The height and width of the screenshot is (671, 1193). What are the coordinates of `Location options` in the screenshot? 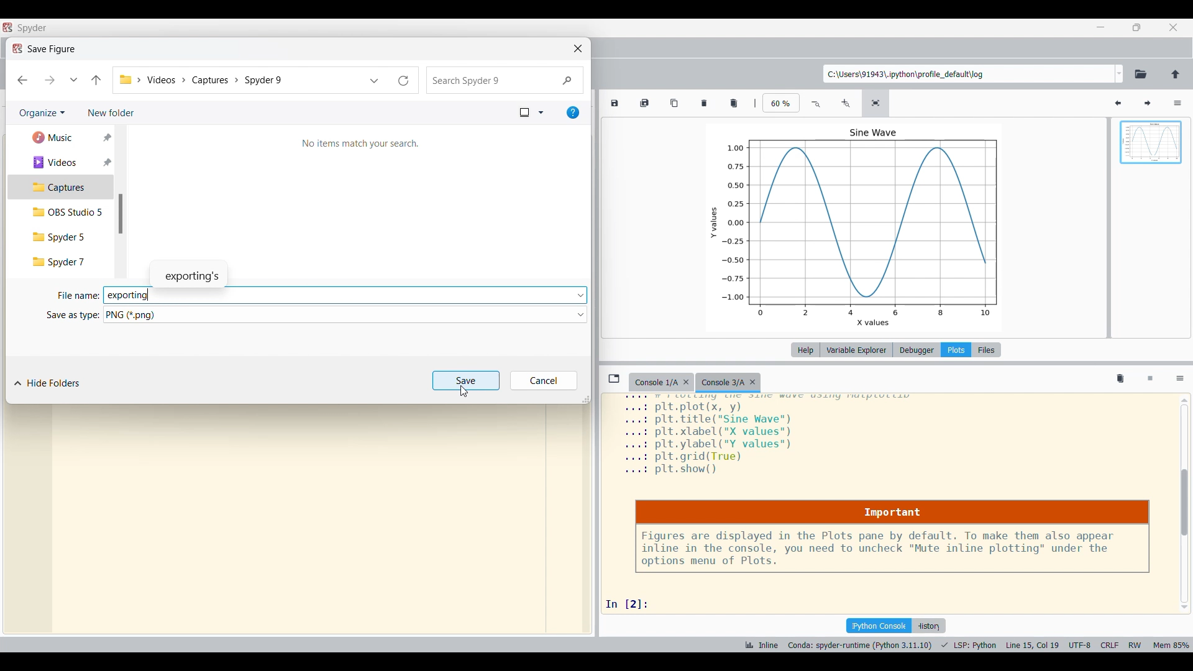 It's located at (1120, 73).